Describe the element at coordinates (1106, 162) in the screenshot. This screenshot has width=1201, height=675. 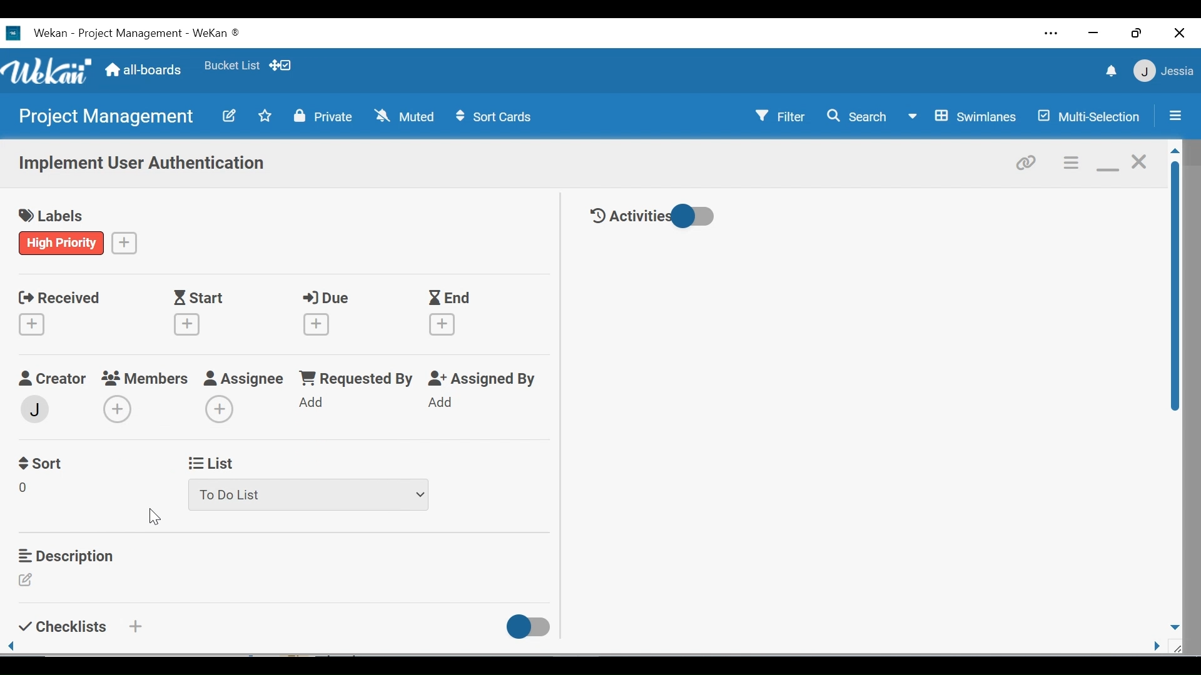
I see `minimize` at that location.